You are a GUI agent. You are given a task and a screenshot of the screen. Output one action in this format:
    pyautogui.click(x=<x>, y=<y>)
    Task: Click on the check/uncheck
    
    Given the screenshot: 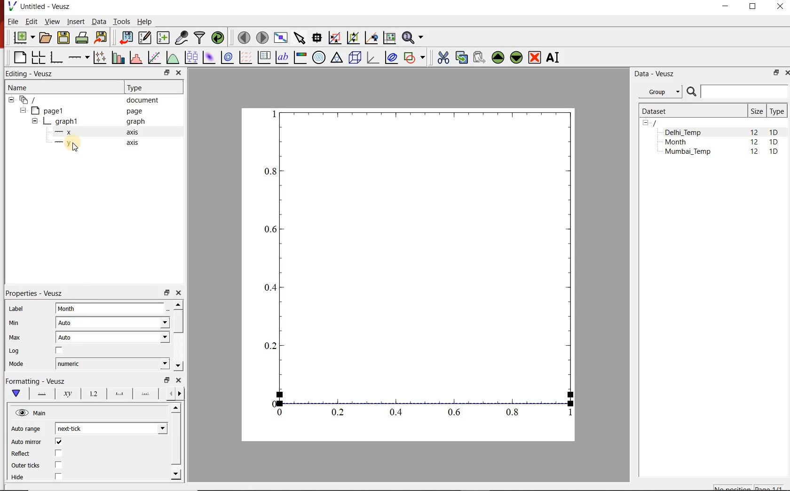 What is the action you would take?
    pyautogui.click(x=58, y=477)
    